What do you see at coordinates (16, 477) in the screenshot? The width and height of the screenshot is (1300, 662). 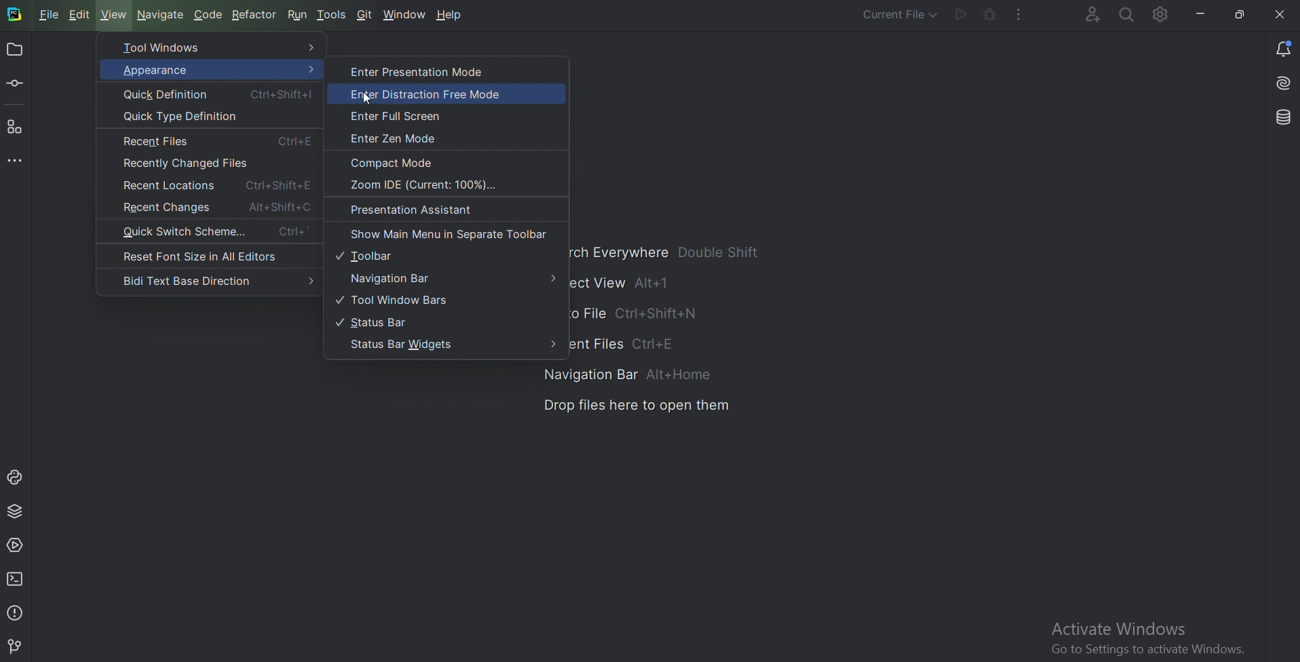 I see `Python console` at bounding box center [16, 477].